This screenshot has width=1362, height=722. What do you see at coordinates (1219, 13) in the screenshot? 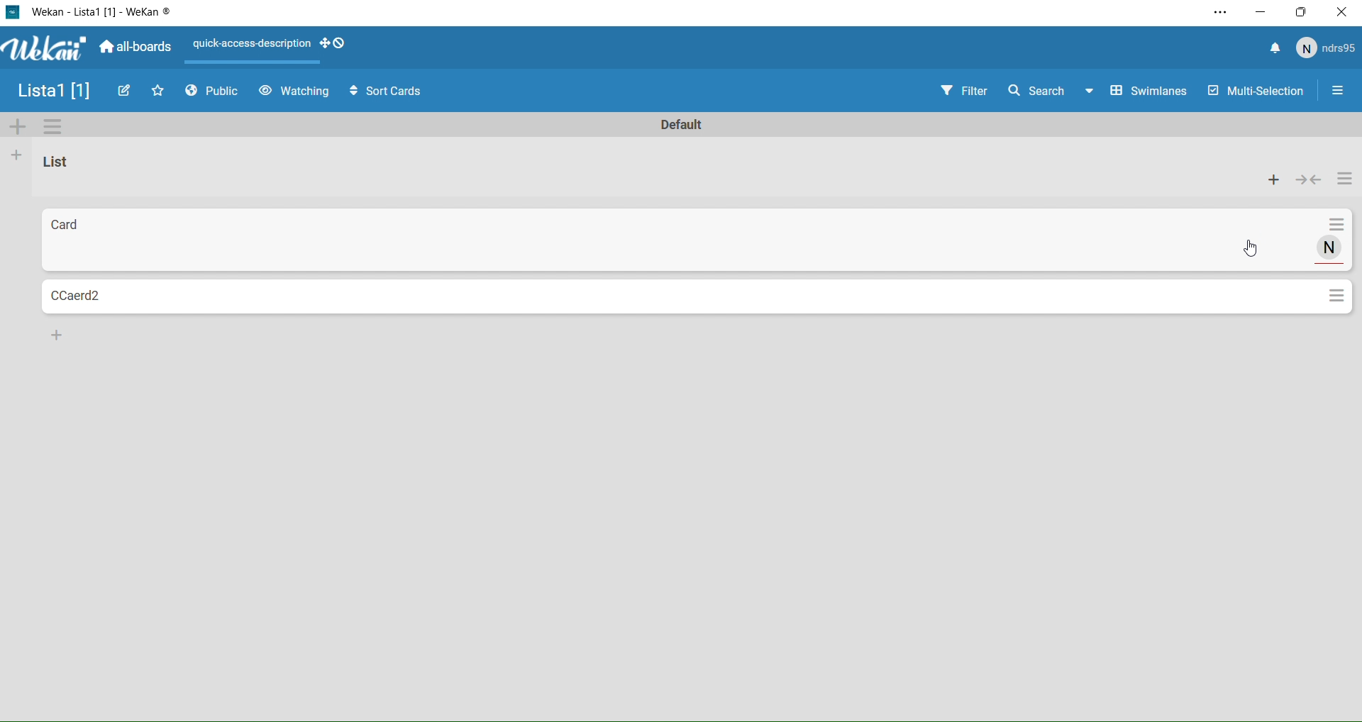
I see `Settings and more` at bounding box center [1219, 13].